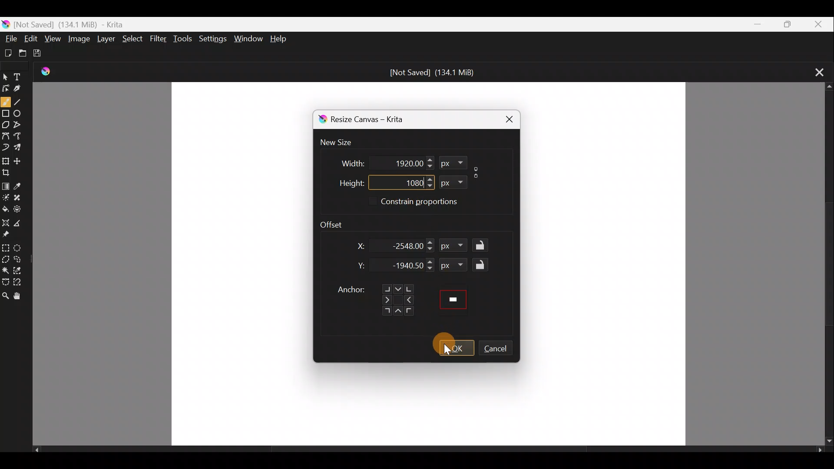 This screenshot has width=834, height=469. I want to click on Elliptical selection tool, so click(21, 249).